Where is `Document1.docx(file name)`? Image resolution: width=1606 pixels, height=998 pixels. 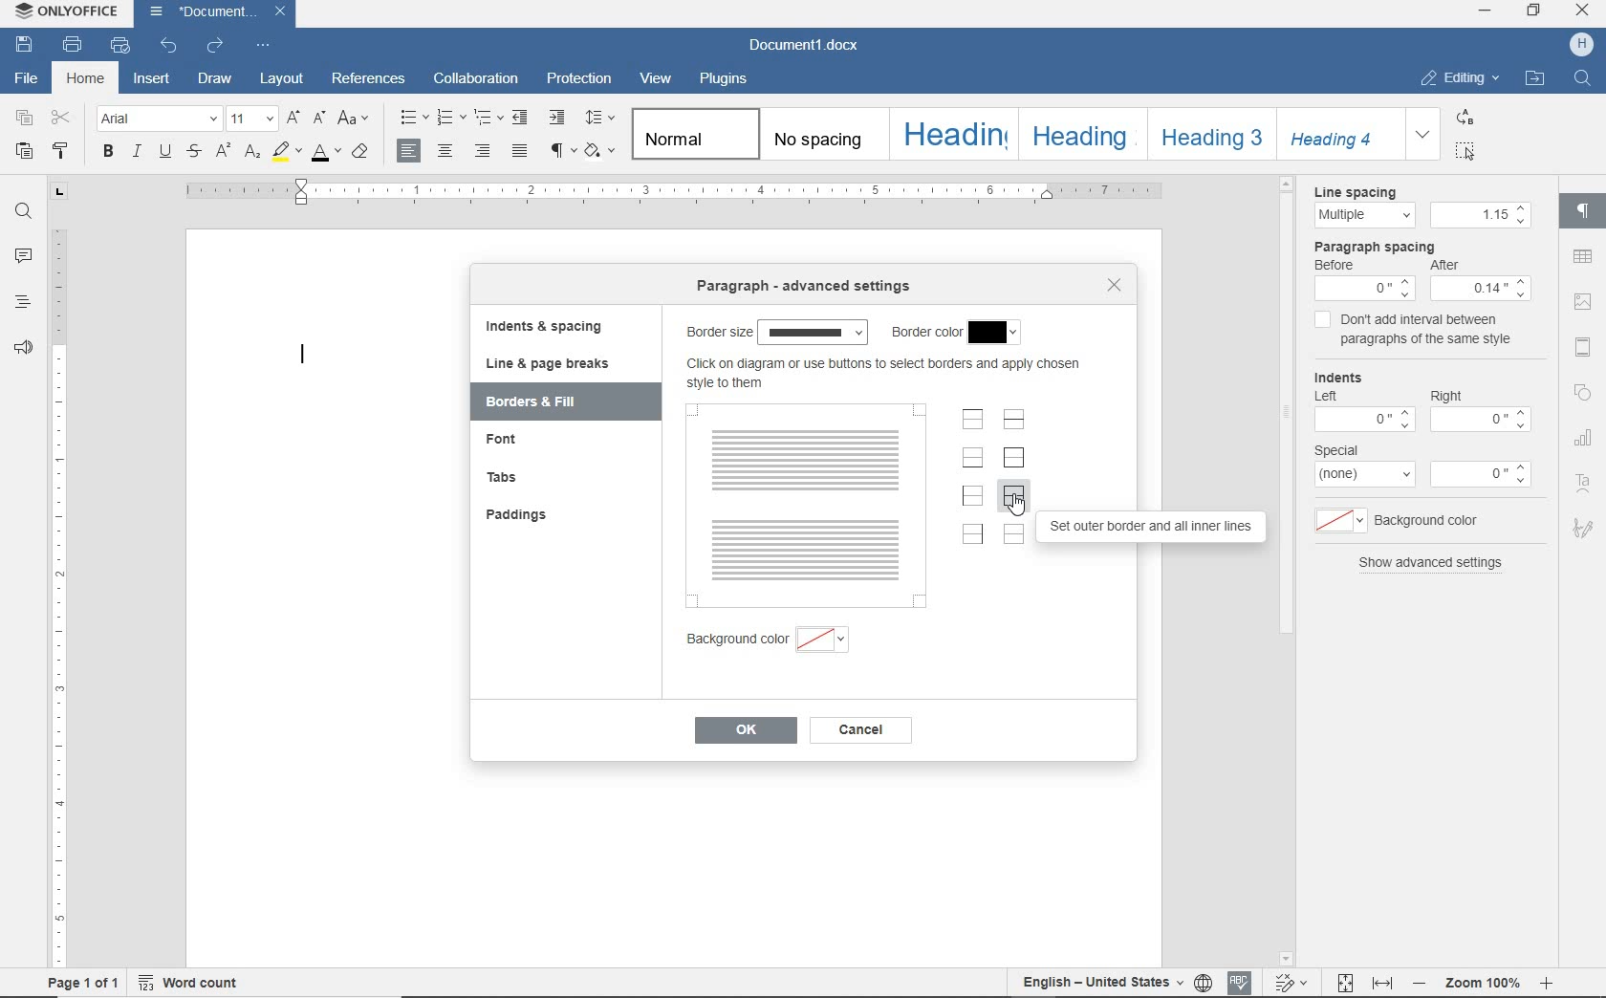
Document1.docx(file name) is located at coordinates (215, 12).